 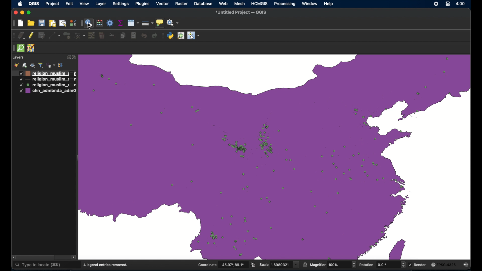 I want to click on settings, so click(x=121, y=4).